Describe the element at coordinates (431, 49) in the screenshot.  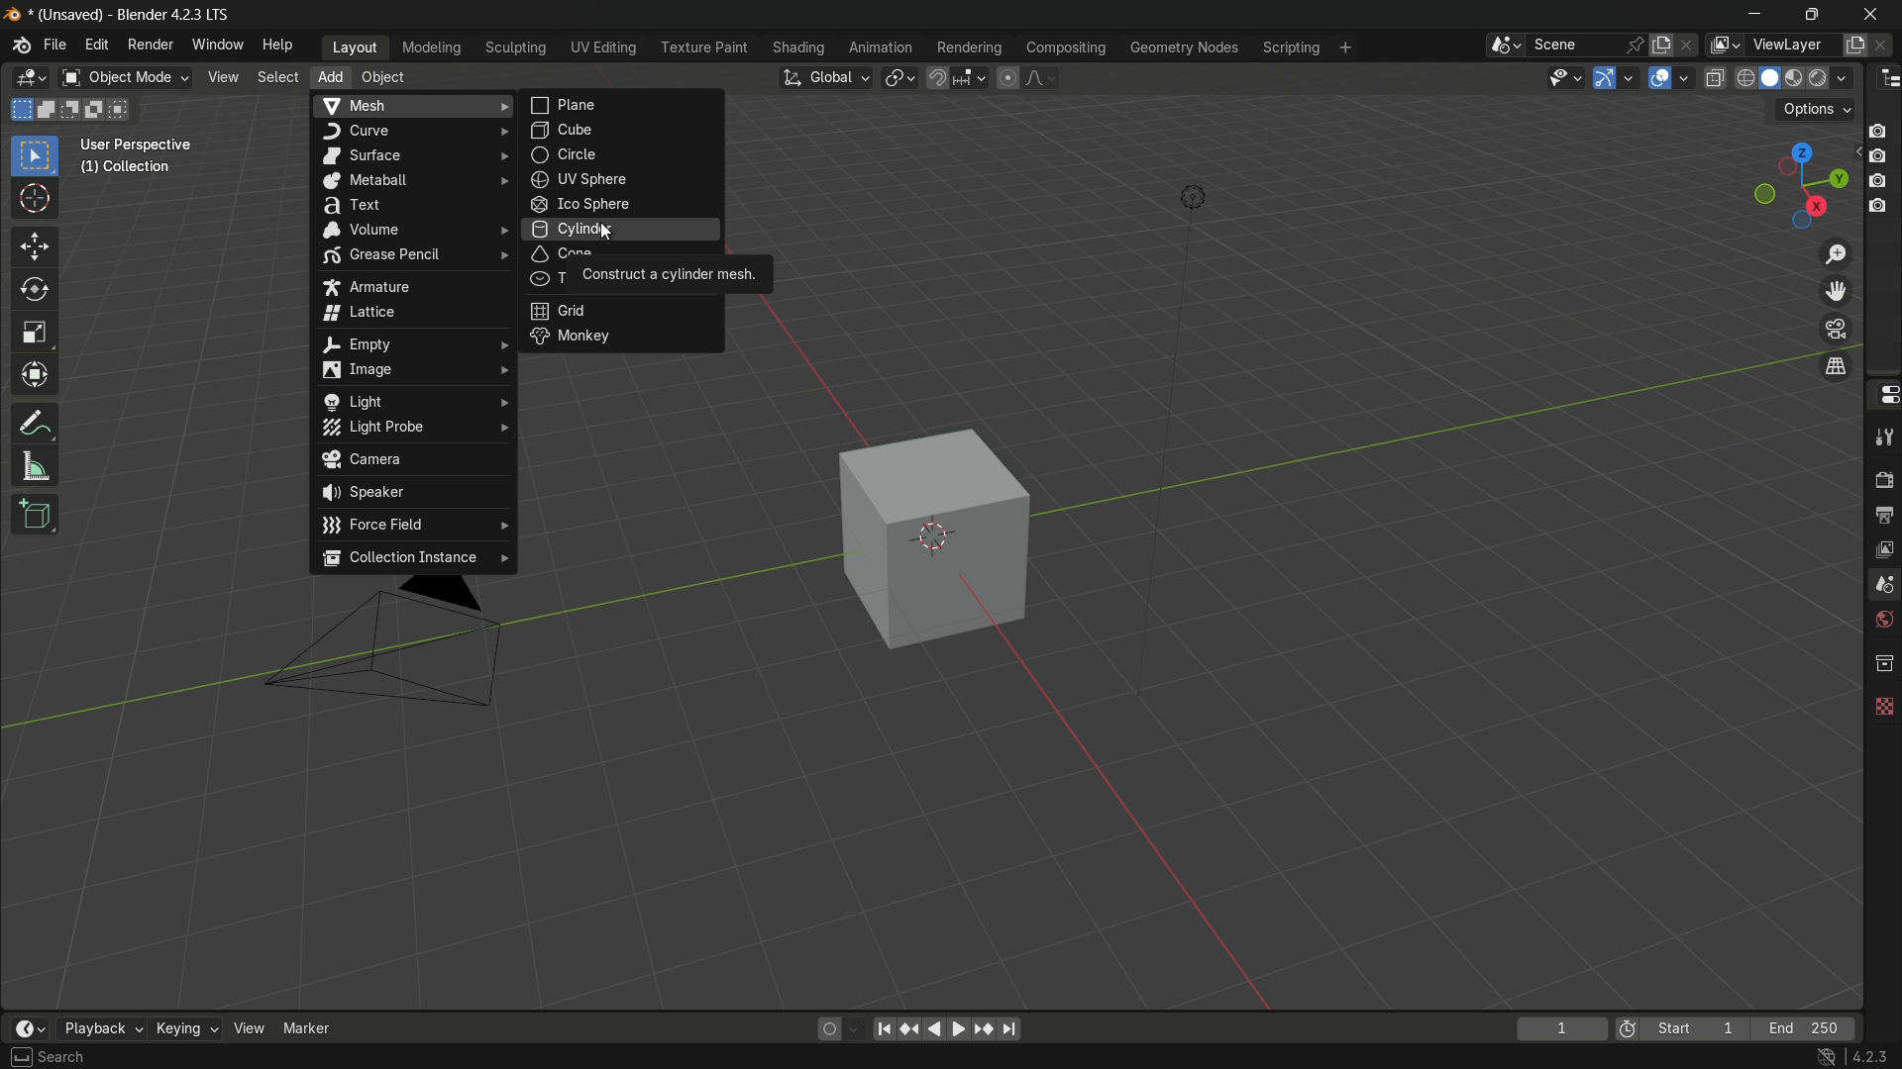
I see `modeling menu` at that location.